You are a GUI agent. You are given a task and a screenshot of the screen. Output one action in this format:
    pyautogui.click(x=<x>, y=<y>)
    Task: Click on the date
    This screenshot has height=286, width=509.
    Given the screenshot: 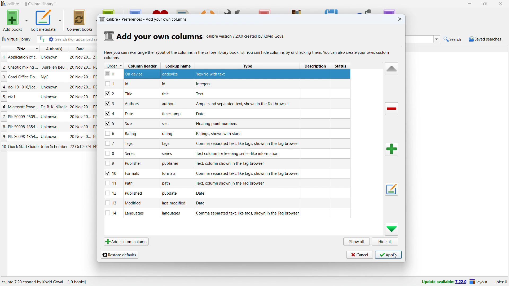 What is the action you would take?
    pyautogui.click(x=80, y=117)
    